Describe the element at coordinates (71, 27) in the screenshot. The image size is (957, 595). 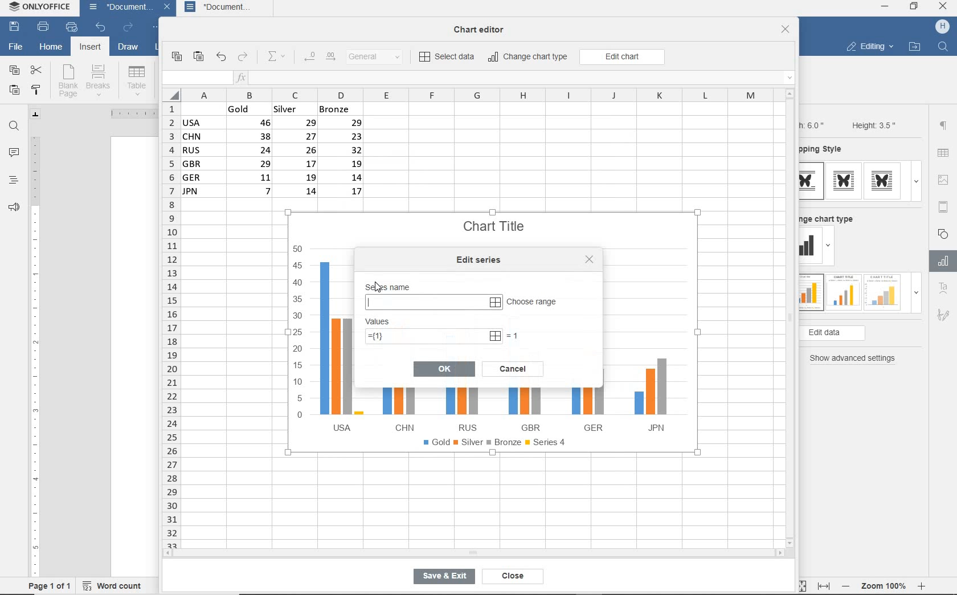
I see `quick print` at that location.